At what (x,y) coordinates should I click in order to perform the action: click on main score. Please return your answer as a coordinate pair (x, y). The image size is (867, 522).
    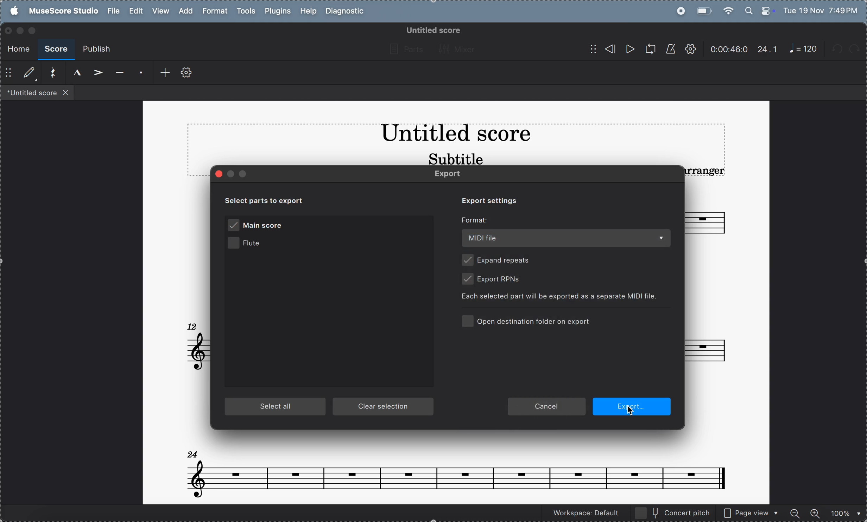
    Looking at the image, I should click on (258, 226).